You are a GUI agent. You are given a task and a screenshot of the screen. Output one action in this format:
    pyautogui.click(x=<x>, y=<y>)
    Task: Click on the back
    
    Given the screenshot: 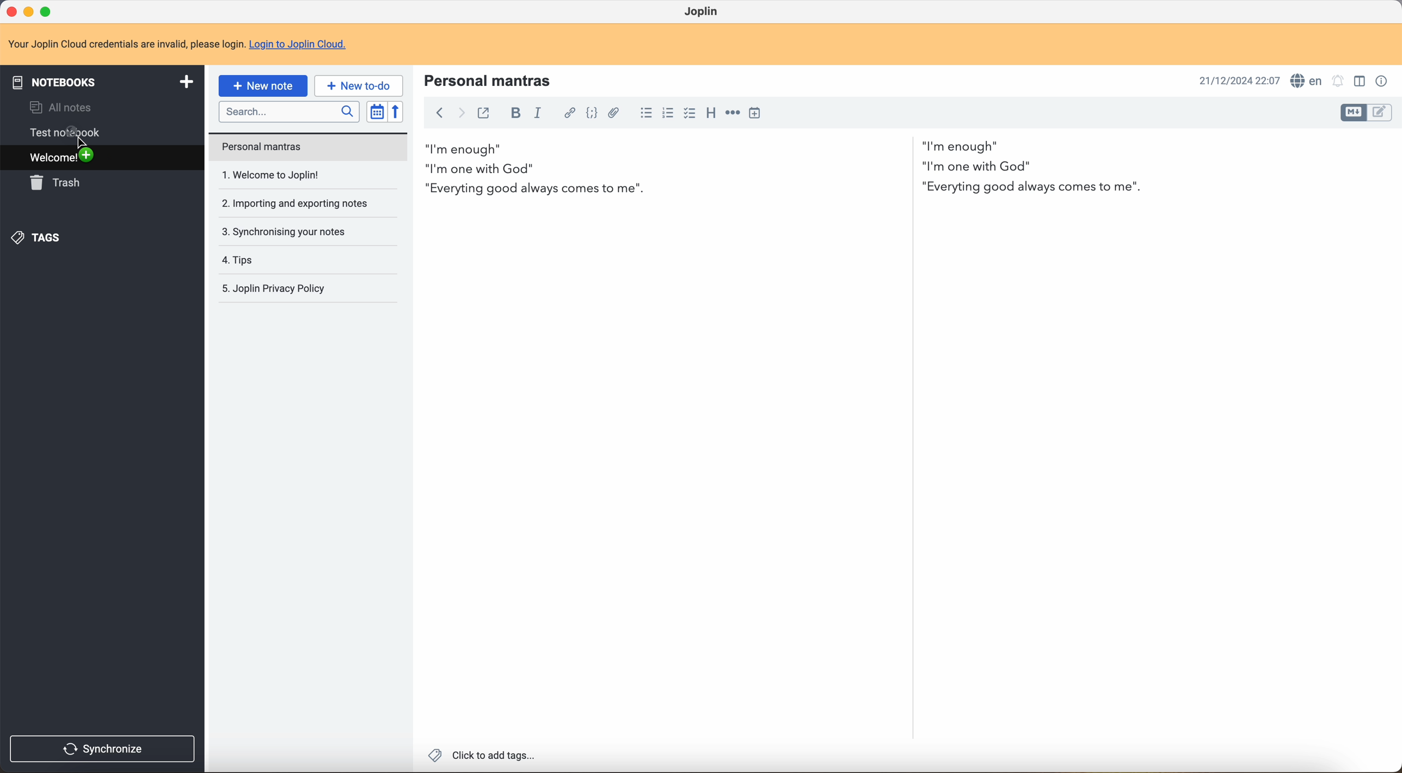 What is the action you would take?
    pyautogui.click(x=439, y=114)
    